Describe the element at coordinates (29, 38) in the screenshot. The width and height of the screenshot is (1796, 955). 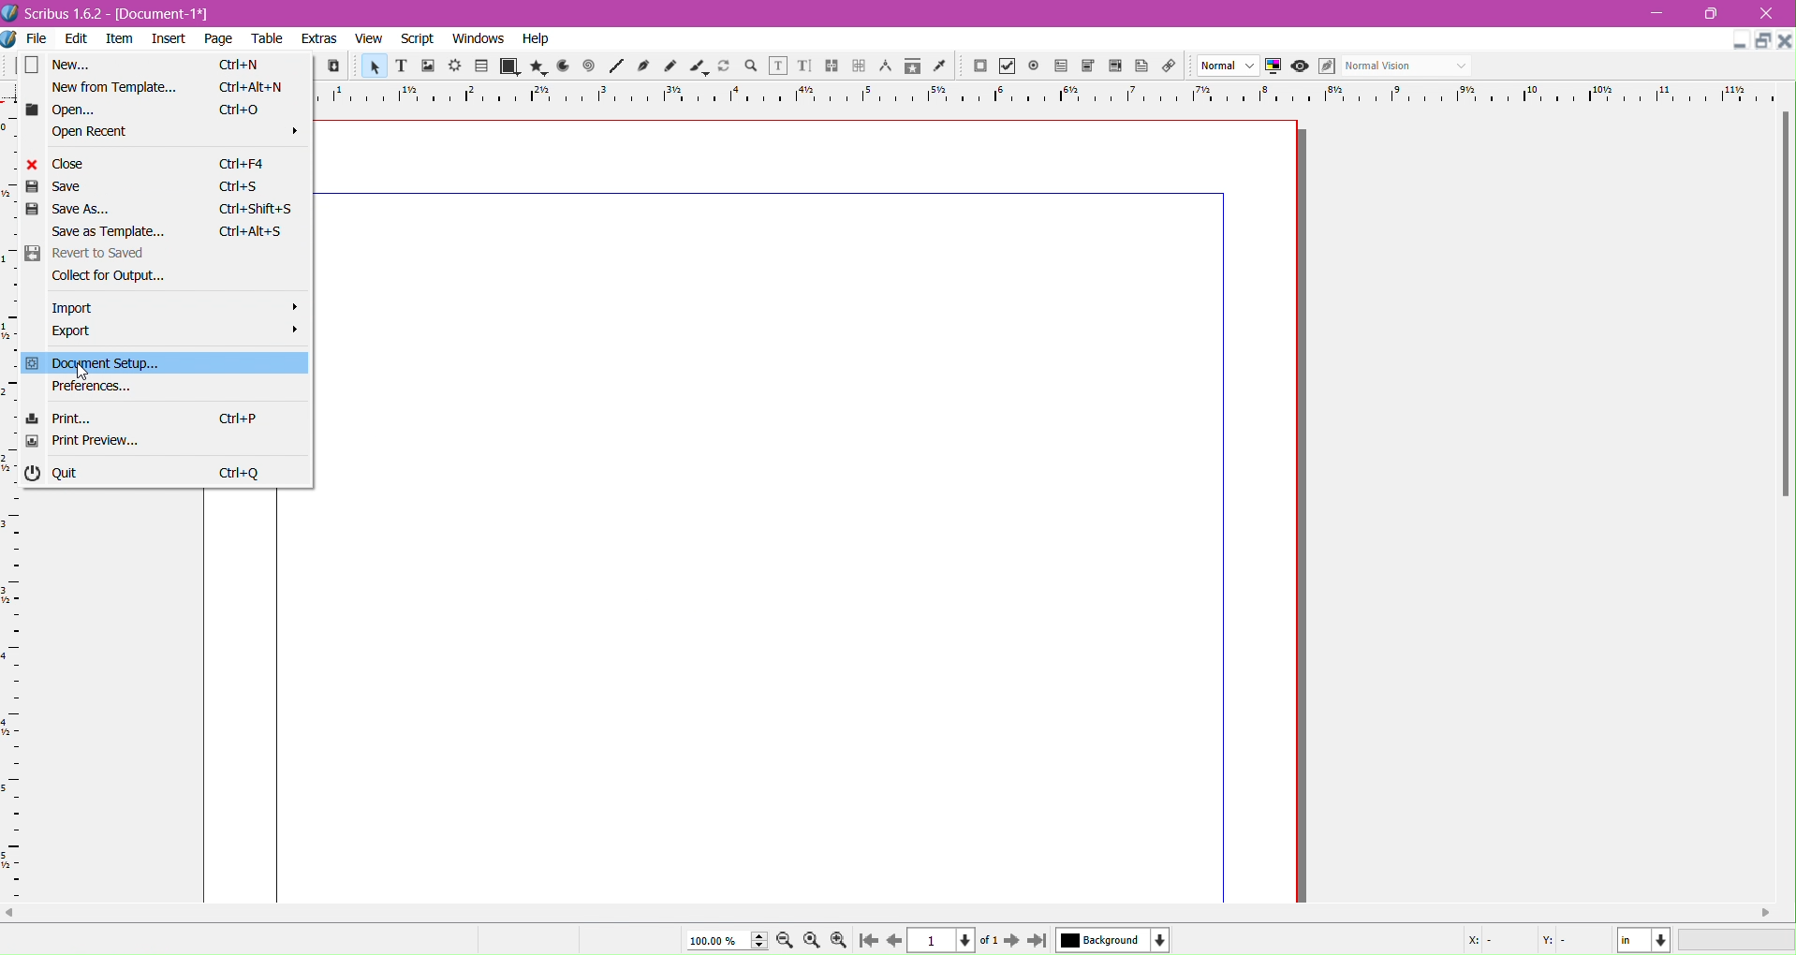
I see `File` at that location.